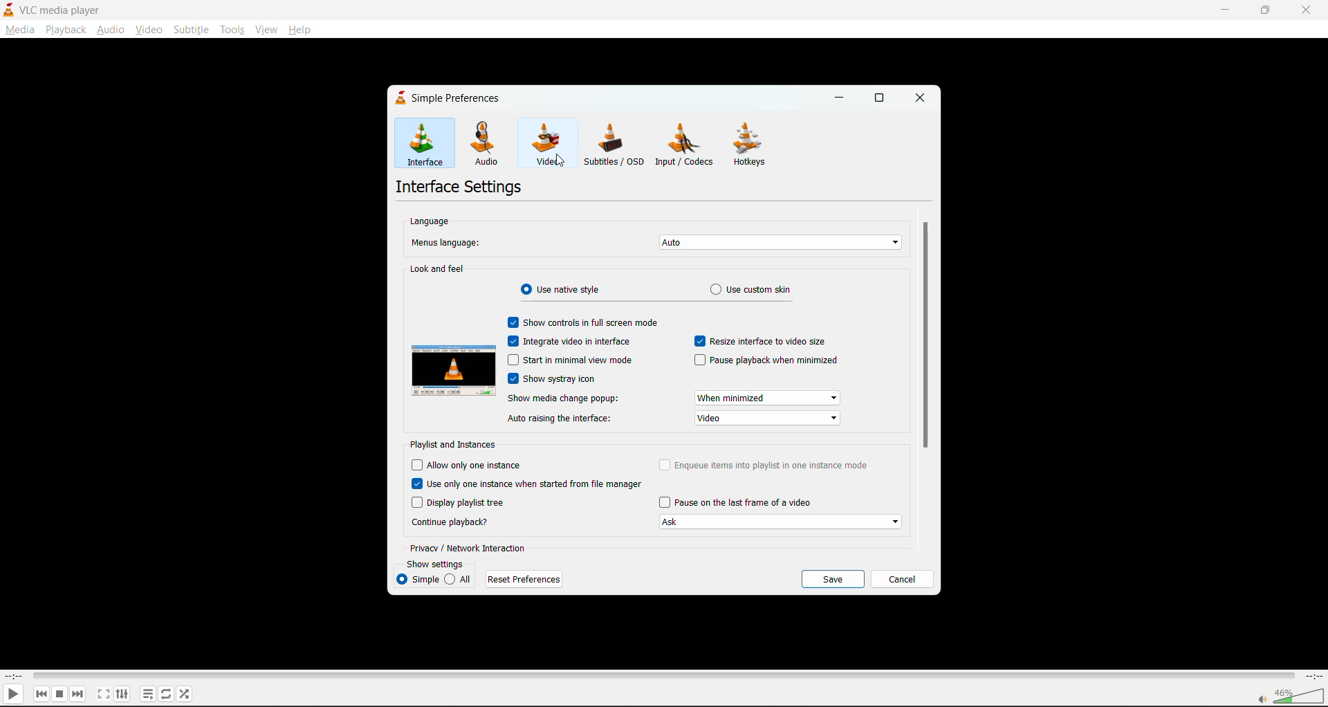  What do you see at coordinates (468, 463) in the screenshot?
I see `allow only one instance` at bounding box center [468, 463].